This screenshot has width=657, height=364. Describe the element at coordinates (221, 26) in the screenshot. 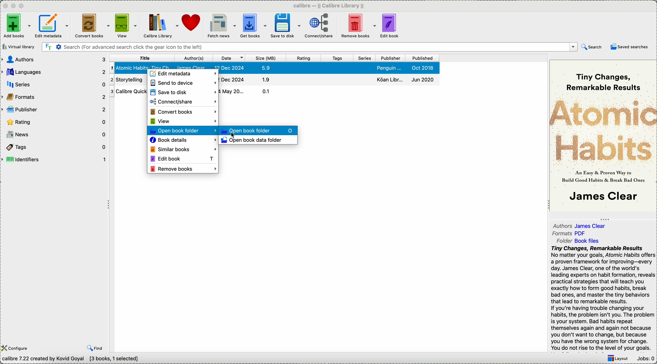

I see `fetch news` at that location.